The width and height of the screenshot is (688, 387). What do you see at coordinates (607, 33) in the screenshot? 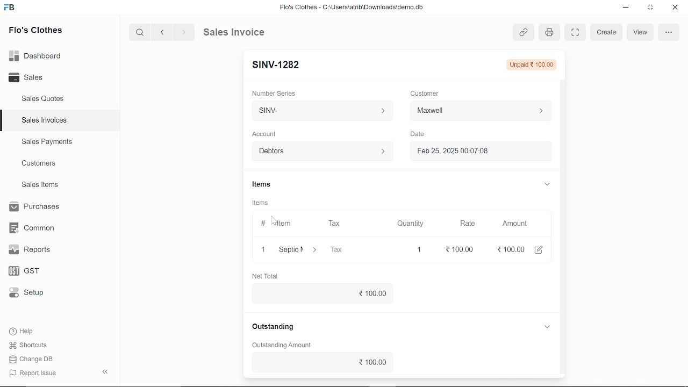
I see `create` at bounding box center [607, 33].